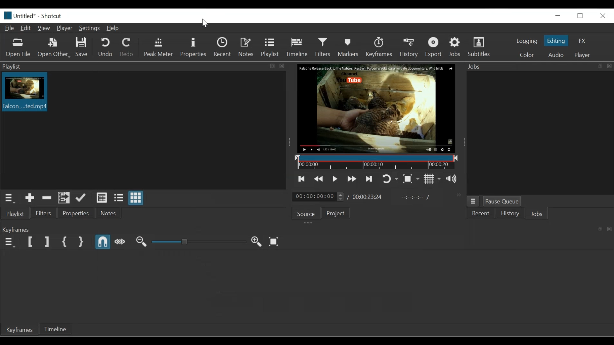 The height and width of the screenshot is (345, 614). I want to click on Pause Queue, so click(502, 201).